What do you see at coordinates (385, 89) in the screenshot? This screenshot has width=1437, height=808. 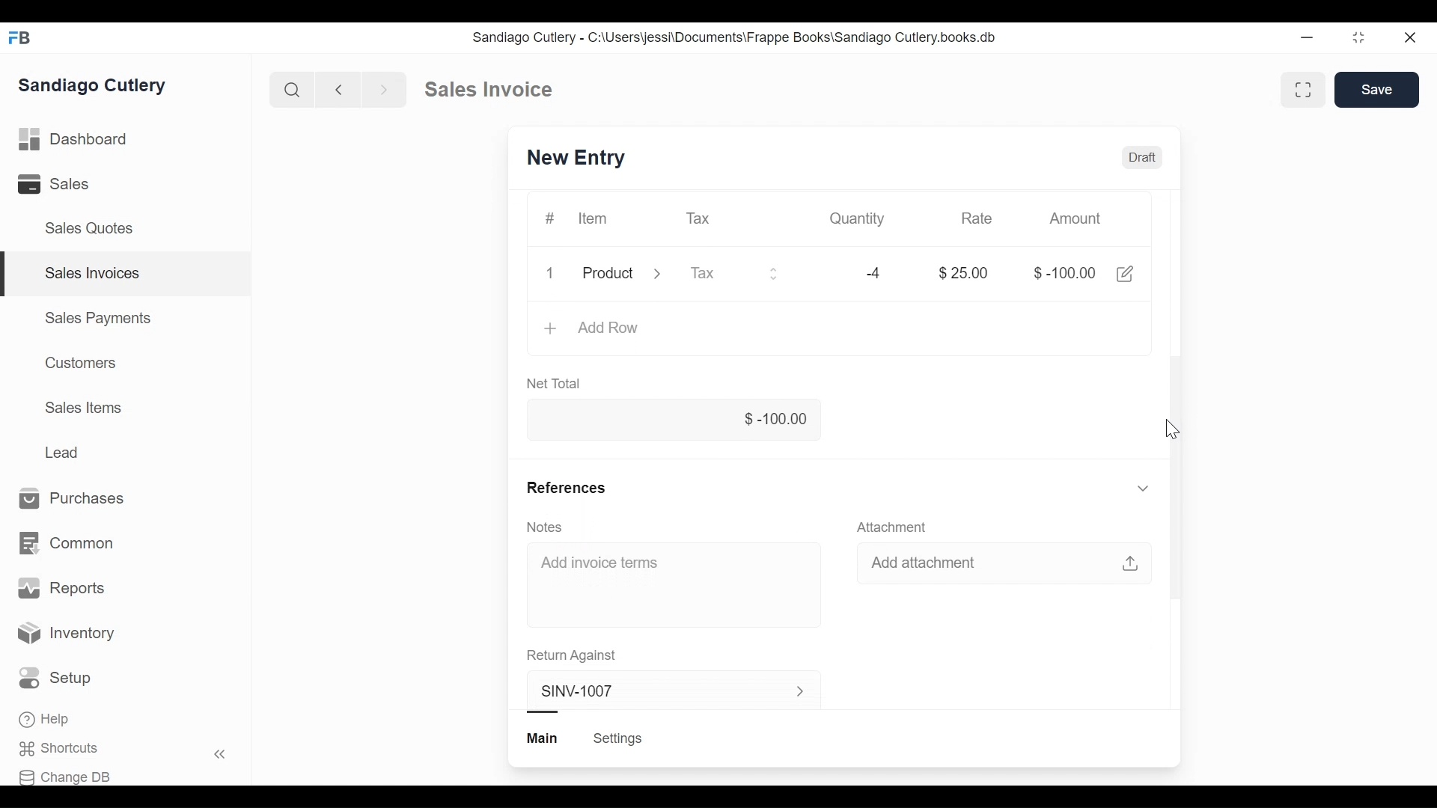 I see `Next` at bounding box center [385, 89].